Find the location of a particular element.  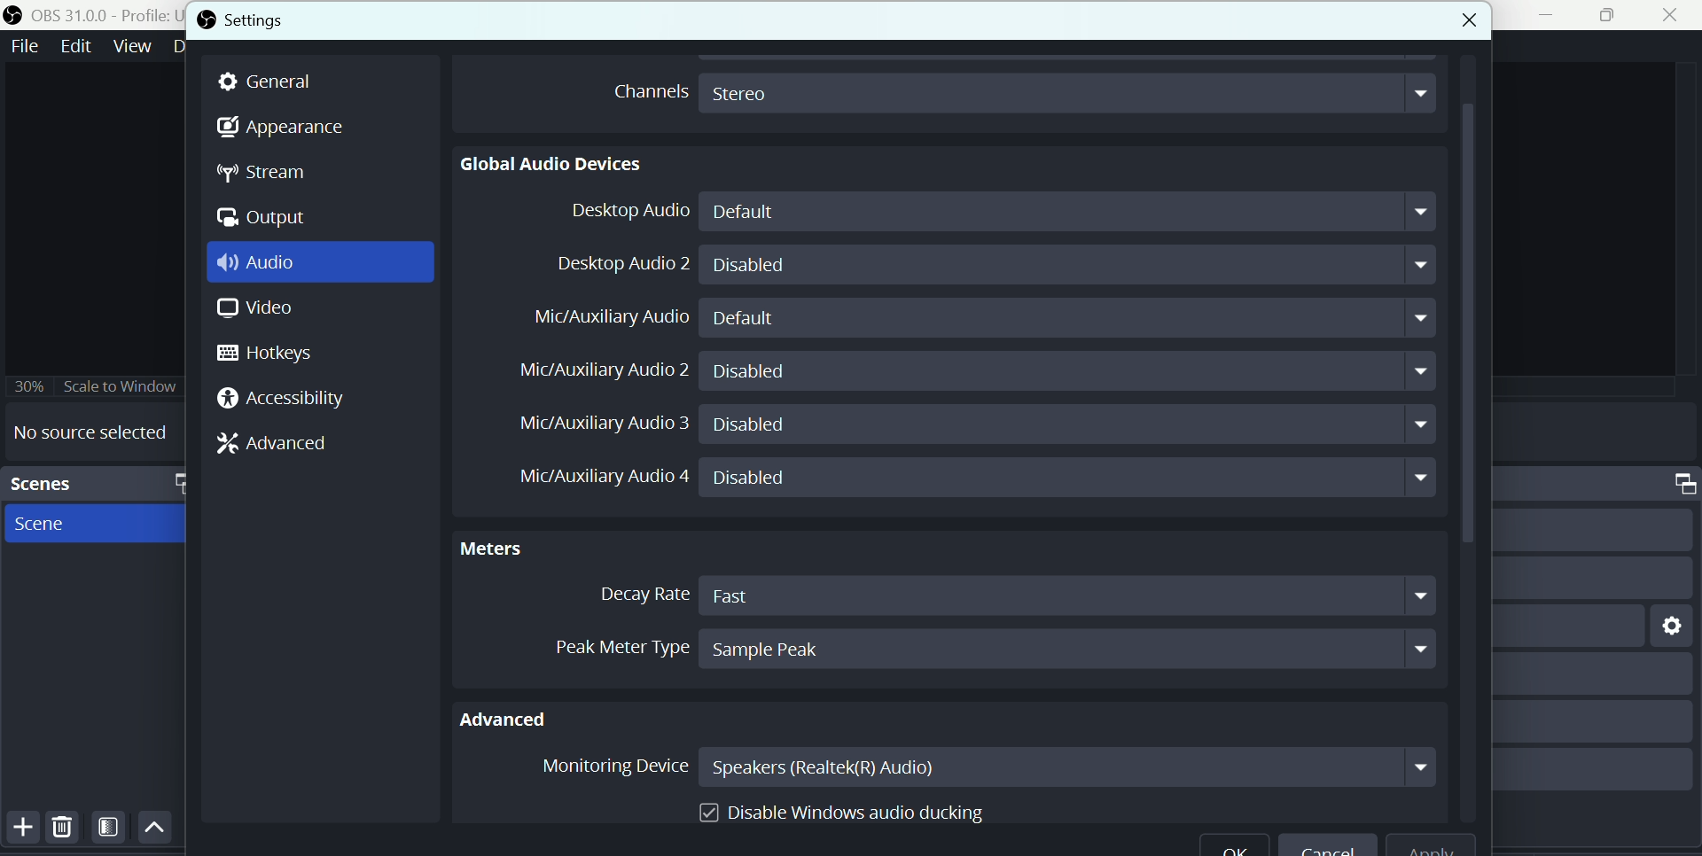

vertical scrollbar is located at coordinates (1468, 440).